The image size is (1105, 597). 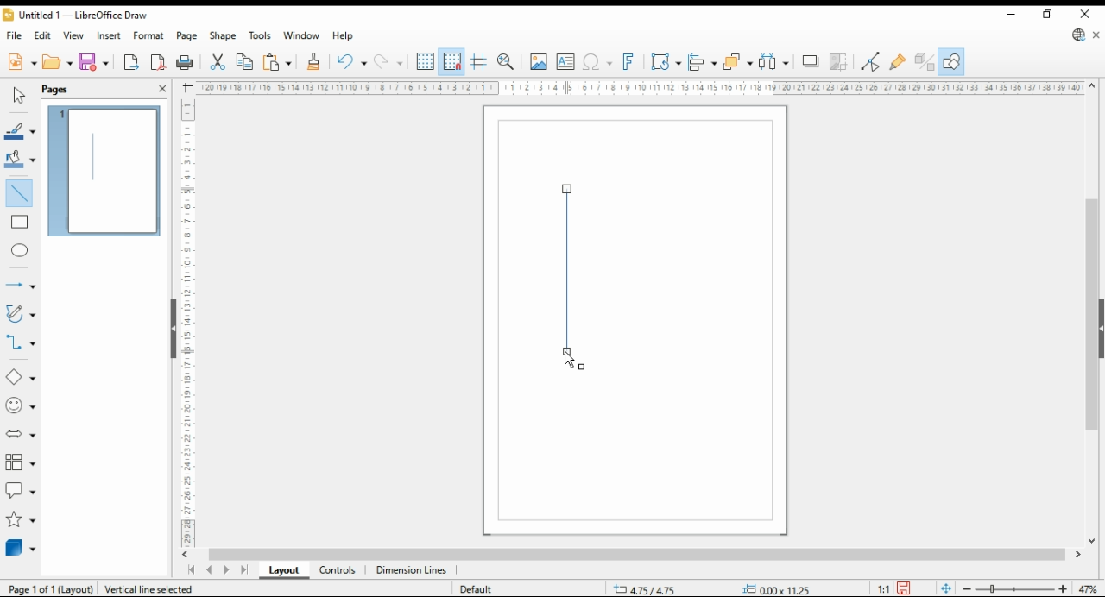 What do you see at coordinates (21, 342) in the screenshot?
I see `connectors` at bounding box center [21, 342].